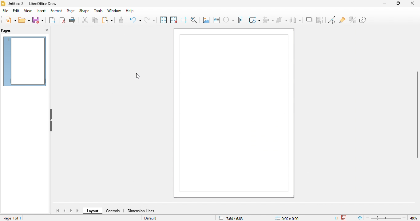  Describe the element at coordinates (342, 21) in the screenshot. I see `show gulepoint functions` at that location.